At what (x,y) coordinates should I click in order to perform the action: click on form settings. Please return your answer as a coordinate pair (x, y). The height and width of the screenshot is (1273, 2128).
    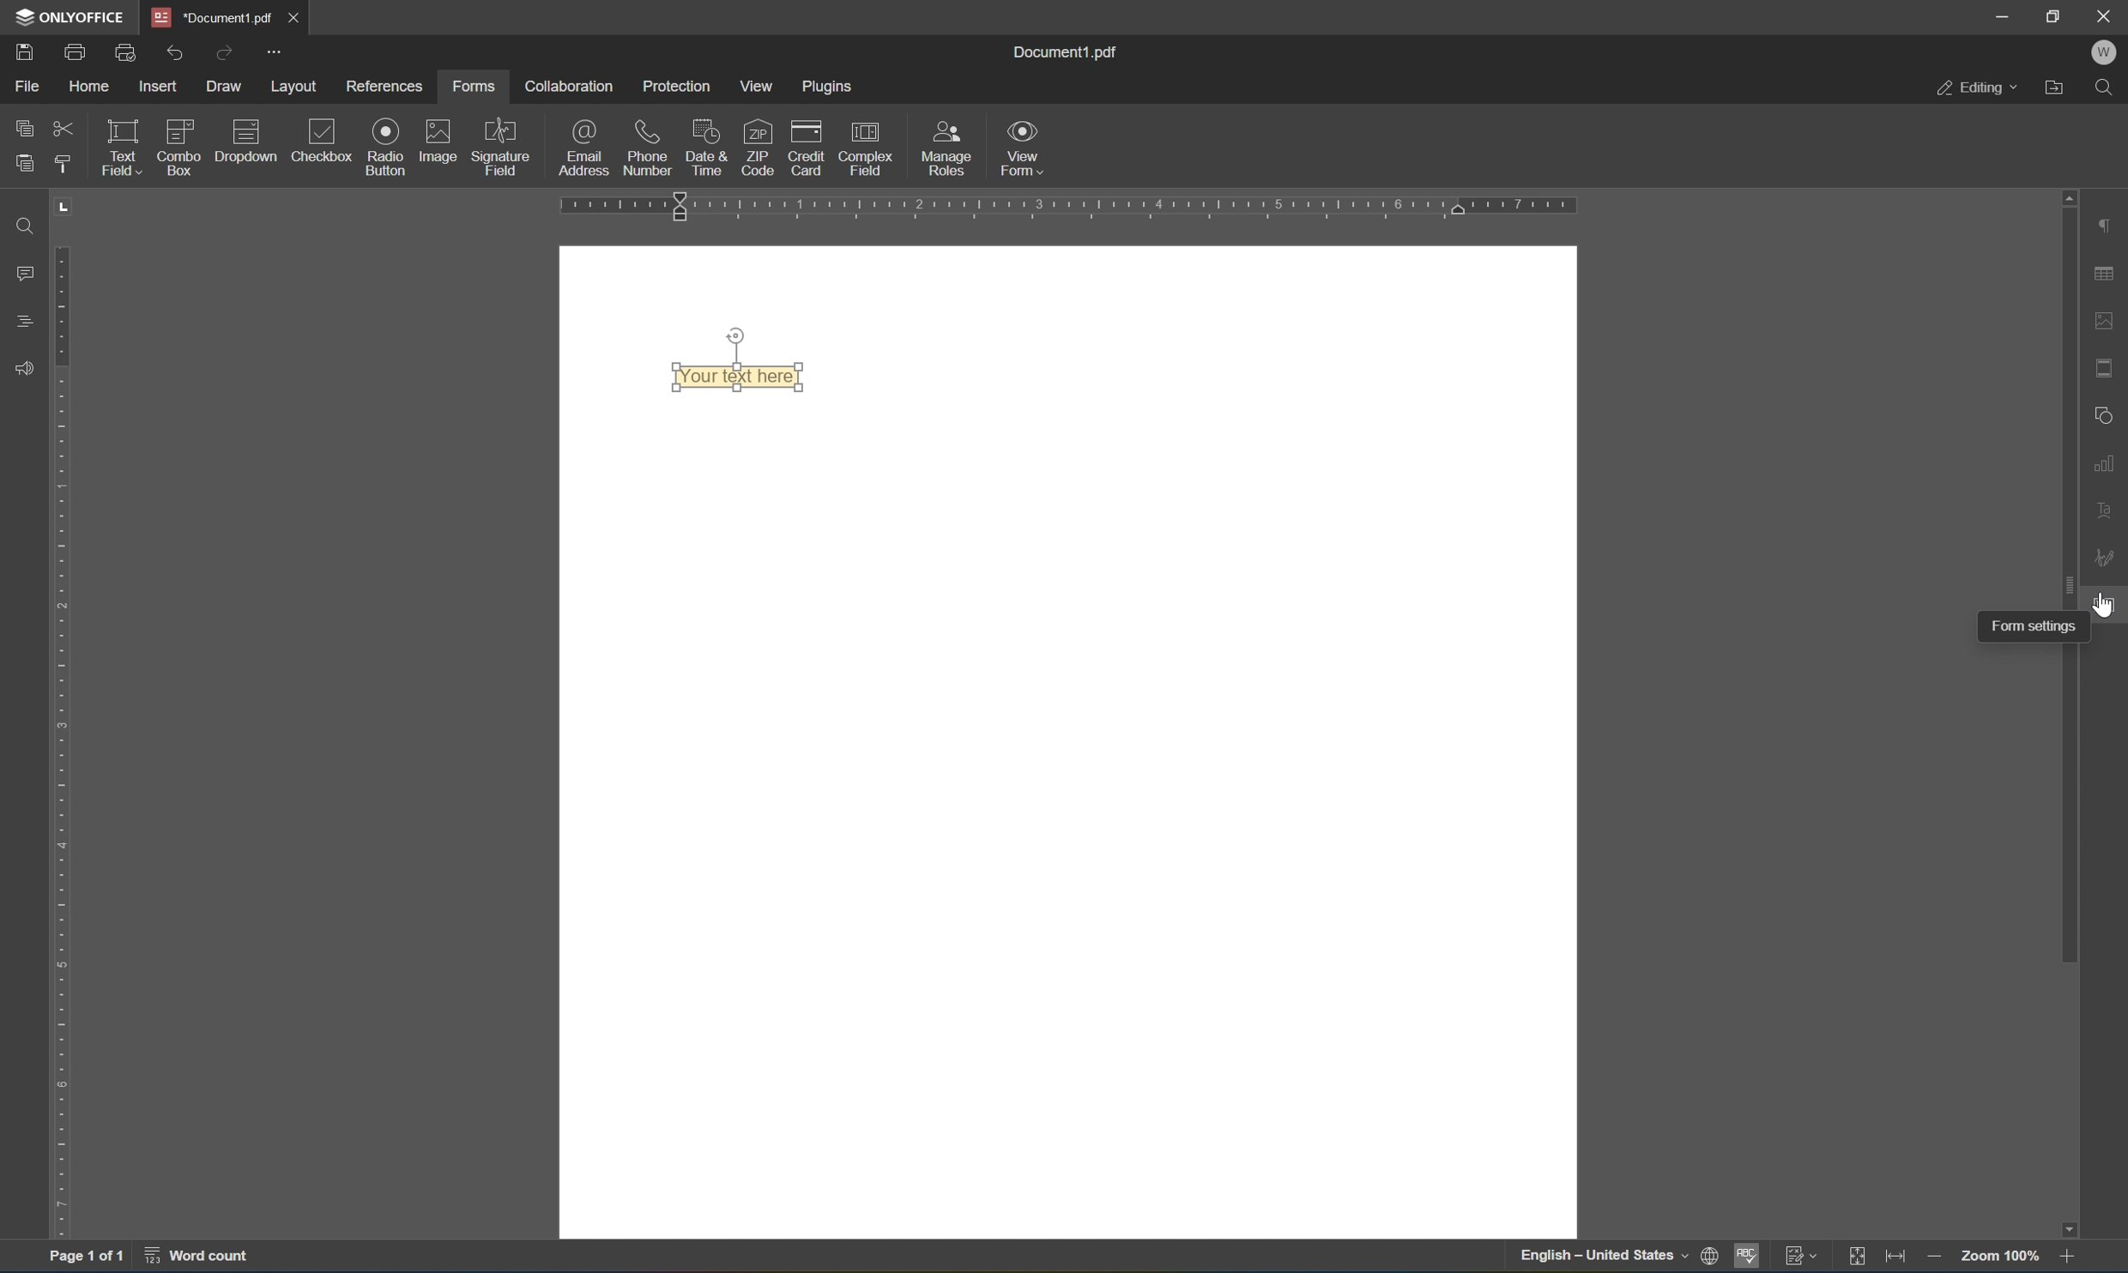
    Looking at the image, I should click on (2033, 624).